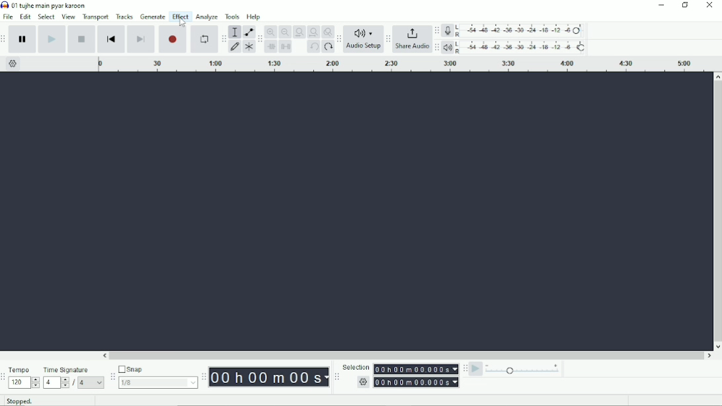 This screenshot has height=406, width=722. What do you see at coordinates (112, 40) in the screenshot?
I see `Skip to start` at bounding box center [112, 40].